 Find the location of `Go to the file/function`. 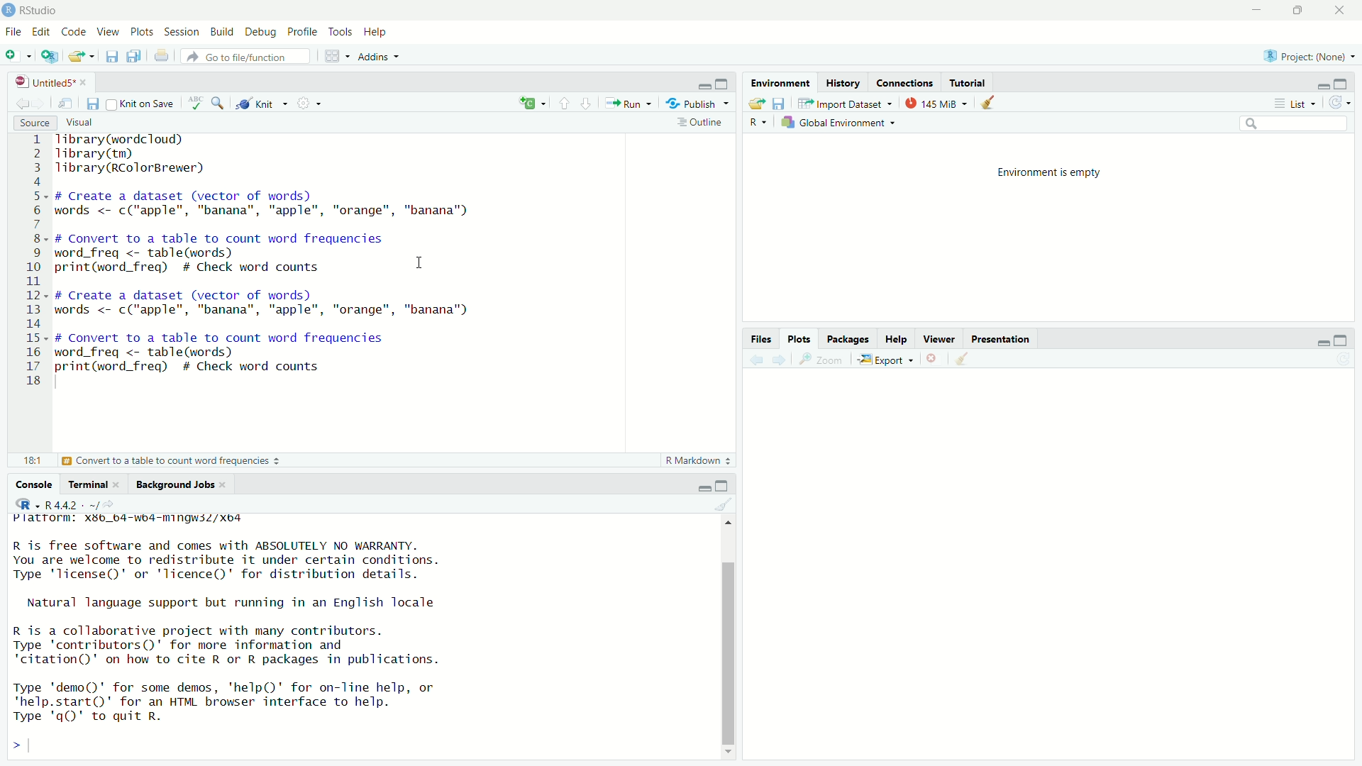

Go to the file/function is located at coordinates (245, 57).